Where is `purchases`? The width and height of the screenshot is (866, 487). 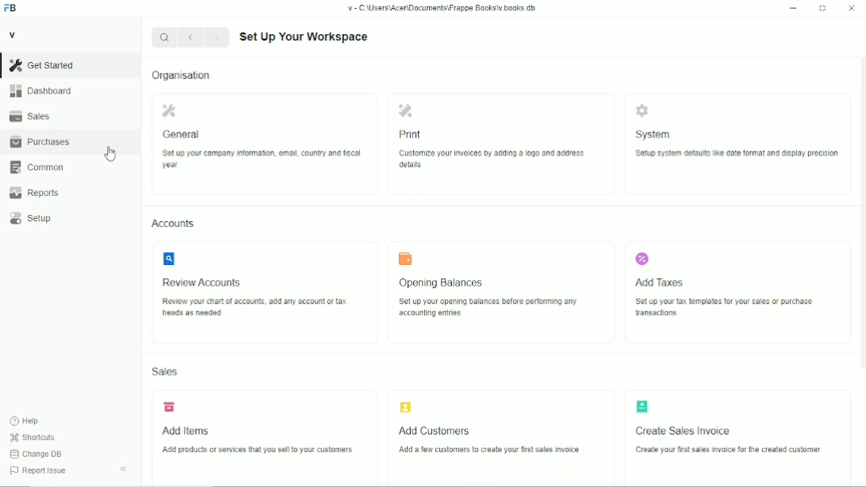
purchases is located at coordinates (40, 142).